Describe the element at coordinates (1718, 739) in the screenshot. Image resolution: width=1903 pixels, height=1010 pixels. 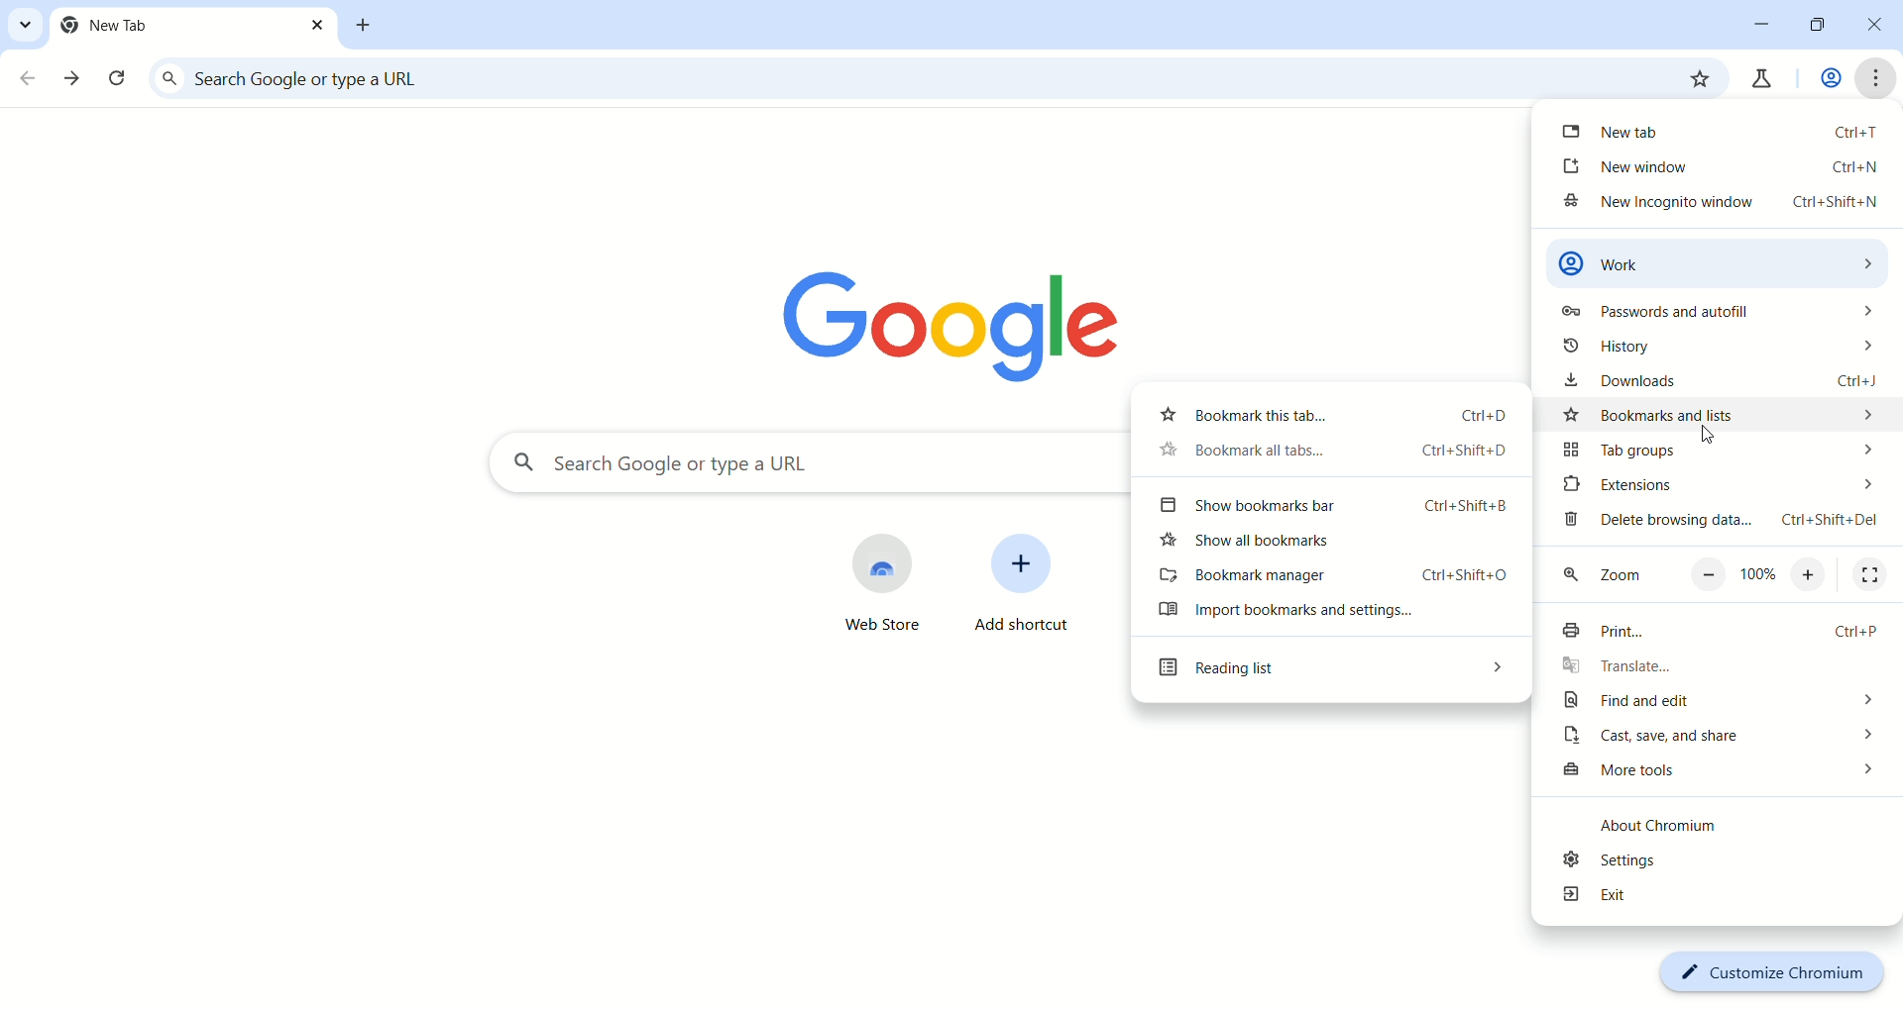
I see `cast, save and share` at that location.